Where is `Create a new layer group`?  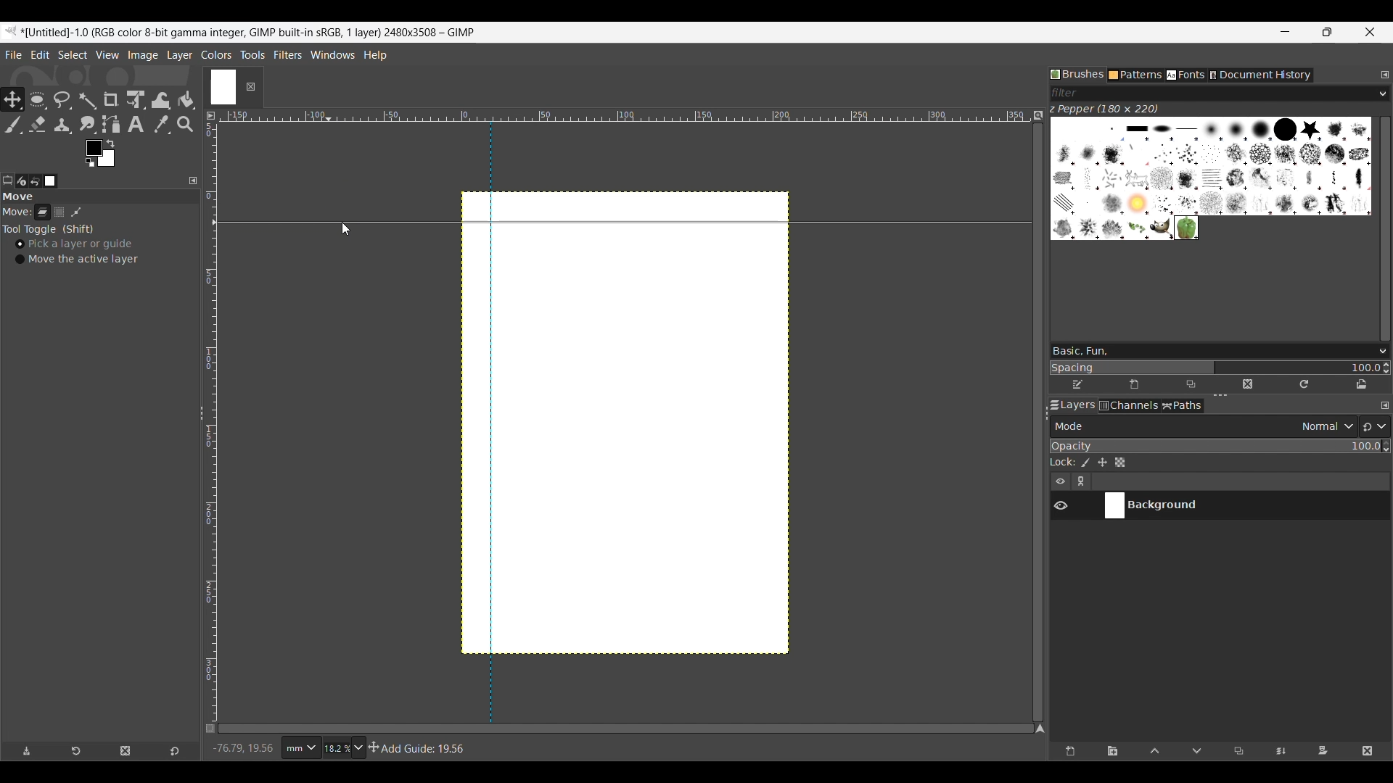 Create a new layer group is located at coordinates (1114, 752).